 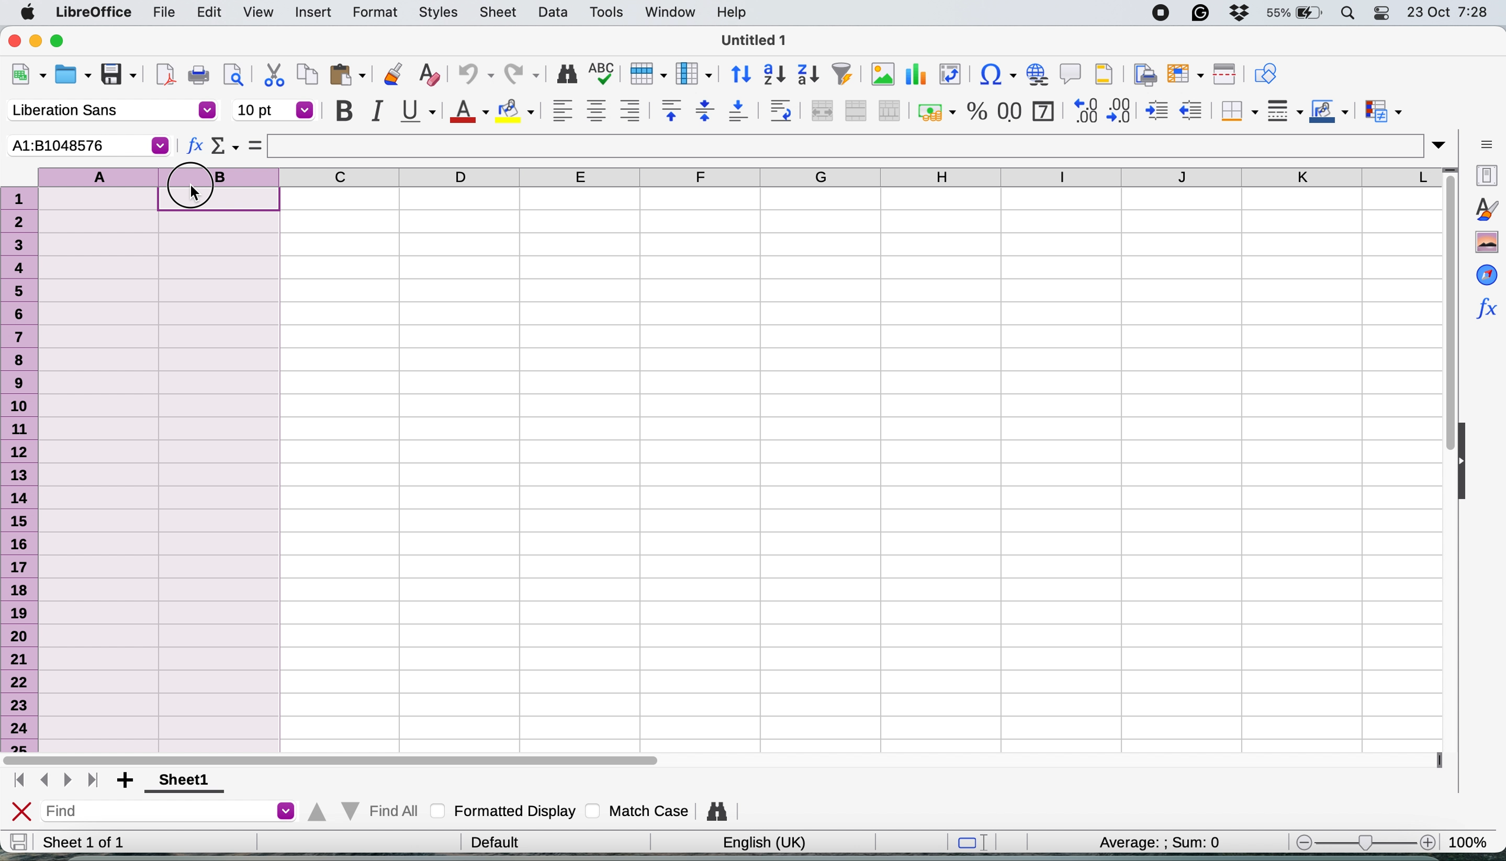 What do you see at coordinates (606, 12) in the screenshot?
I see `tools` at bounding box center [606, 12].